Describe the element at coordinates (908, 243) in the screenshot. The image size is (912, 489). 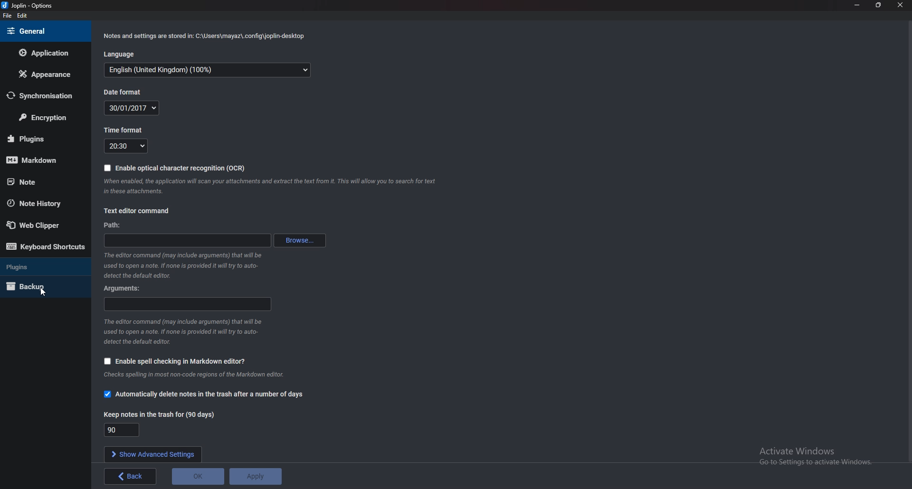
I see `scroll bar` at that location.